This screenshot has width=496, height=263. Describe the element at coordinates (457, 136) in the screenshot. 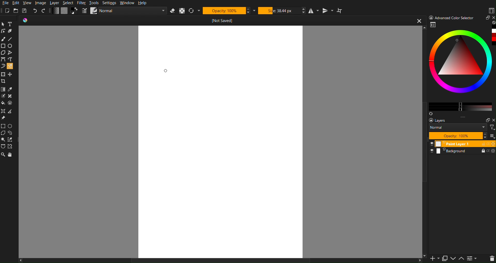

I see `Opacity 100%` at that location.